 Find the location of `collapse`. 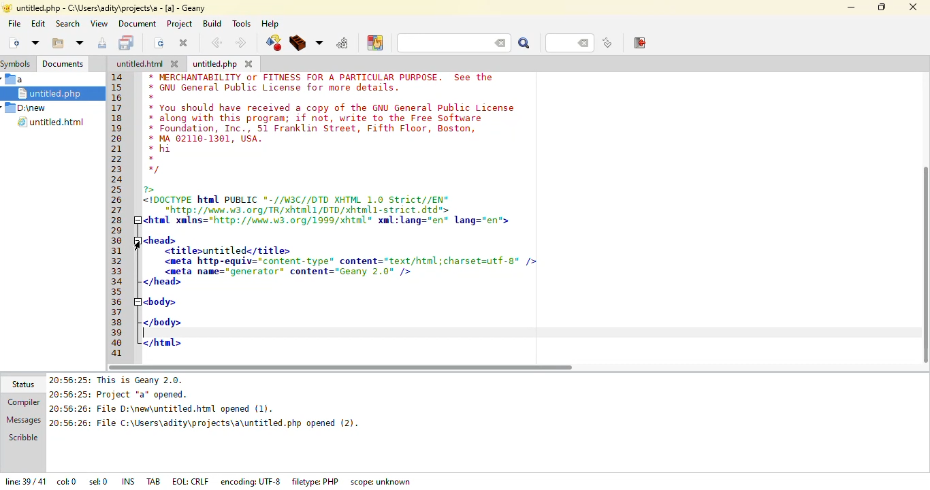

collapse is located at coordinates (140, 241).